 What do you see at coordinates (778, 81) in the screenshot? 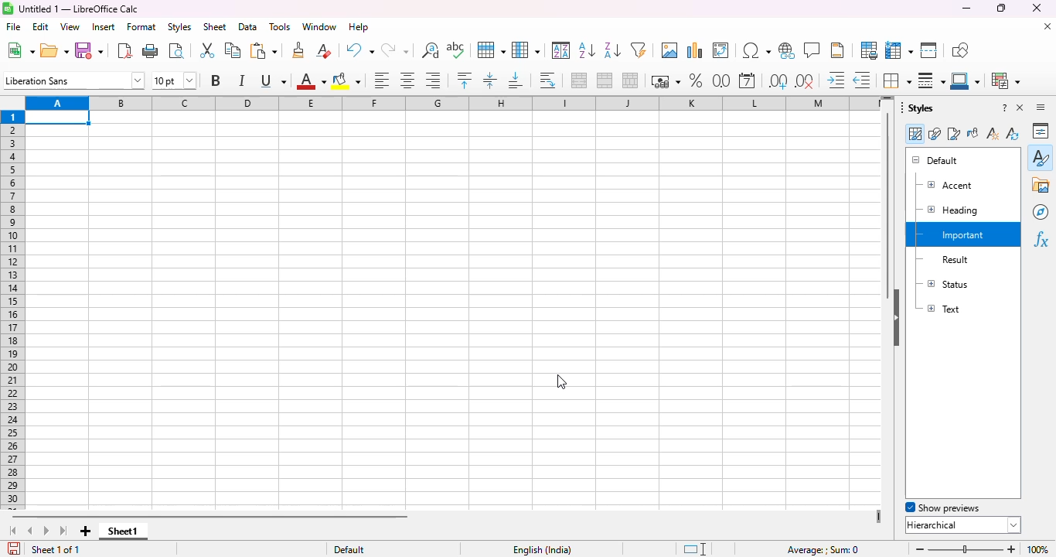
I see `add decimal` at bounding box center [778, 81].